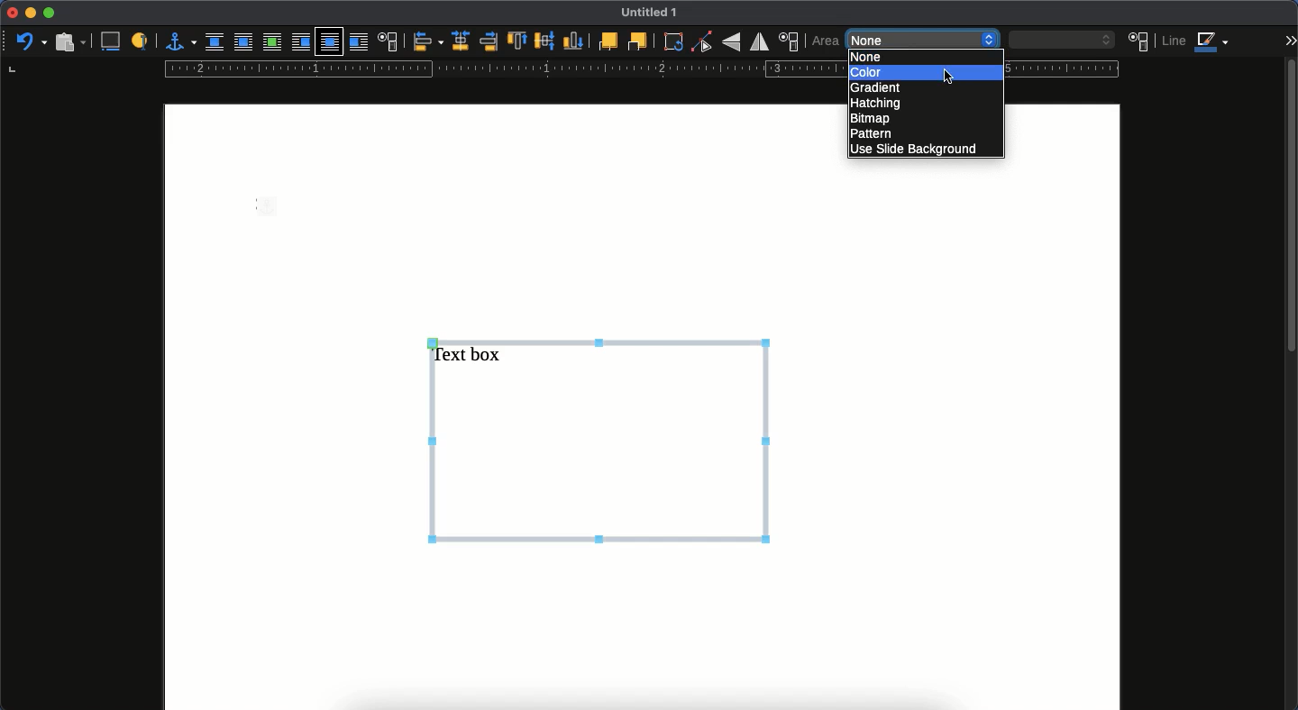 This screenshot has width=1298, height=710. Describe the element at coordinates (488, 42) in the screenshot. I see `right` at that location.